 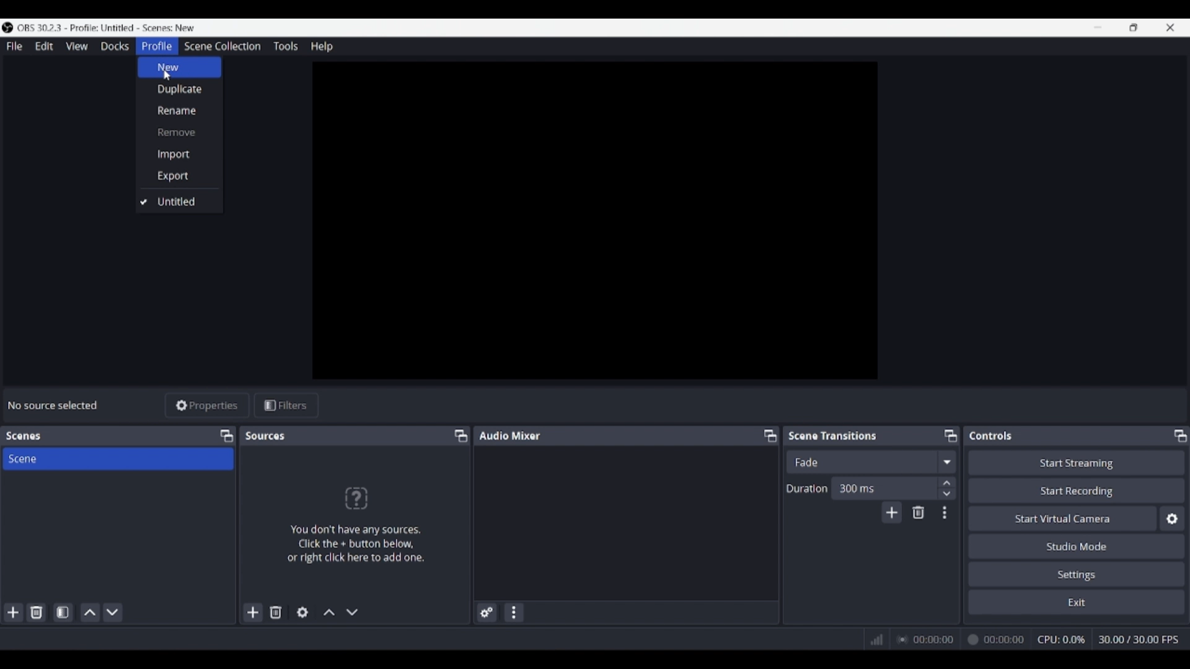 What do you see at coordinates (208, 406) in the screenshot?
I see `Properties` at bounding box center [208, 406].